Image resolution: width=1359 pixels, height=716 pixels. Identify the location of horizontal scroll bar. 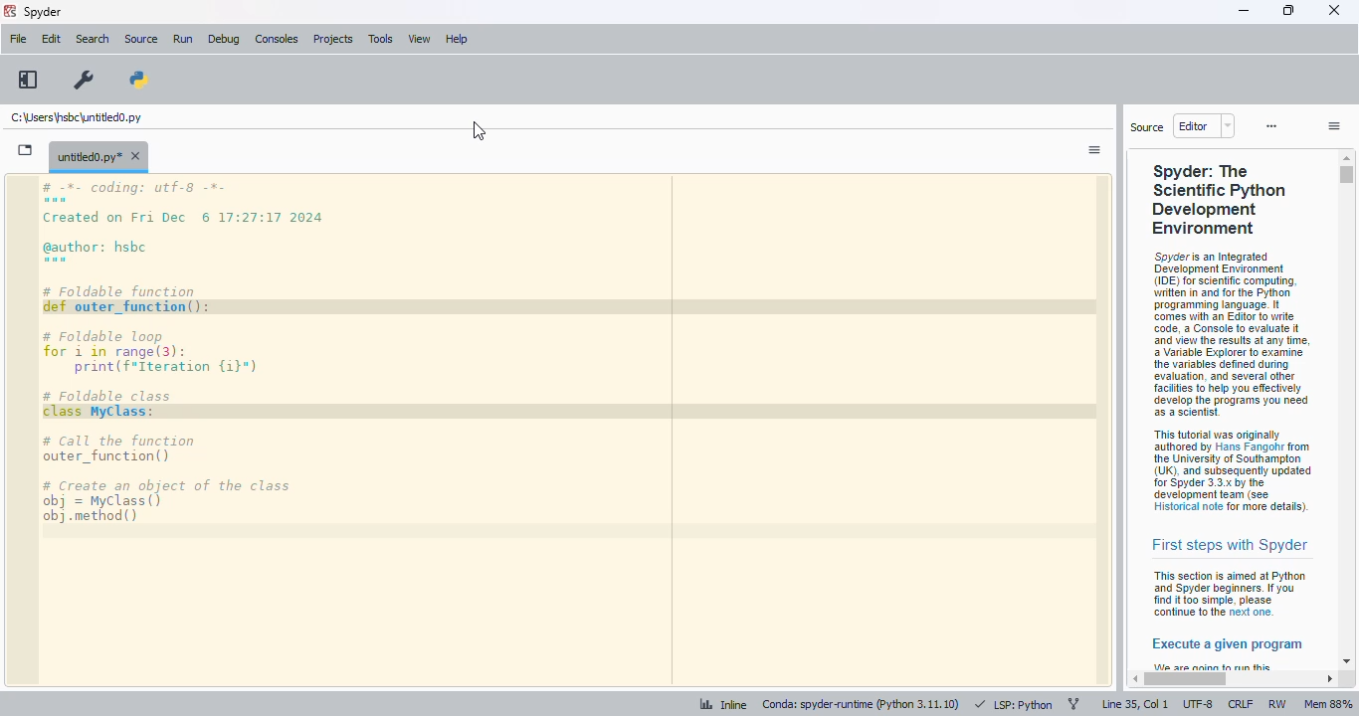
(1188, 678).